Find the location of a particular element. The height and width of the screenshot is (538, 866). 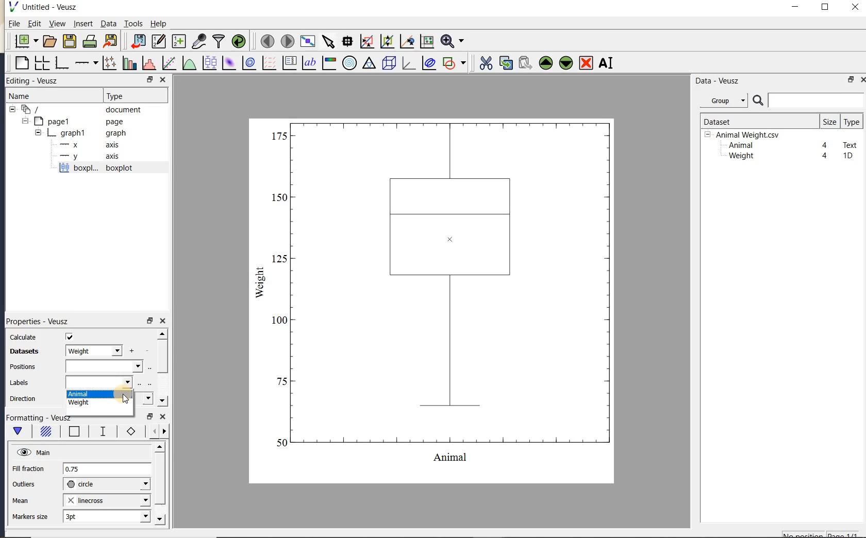

move to the next page is located at coordinates (287, 40).